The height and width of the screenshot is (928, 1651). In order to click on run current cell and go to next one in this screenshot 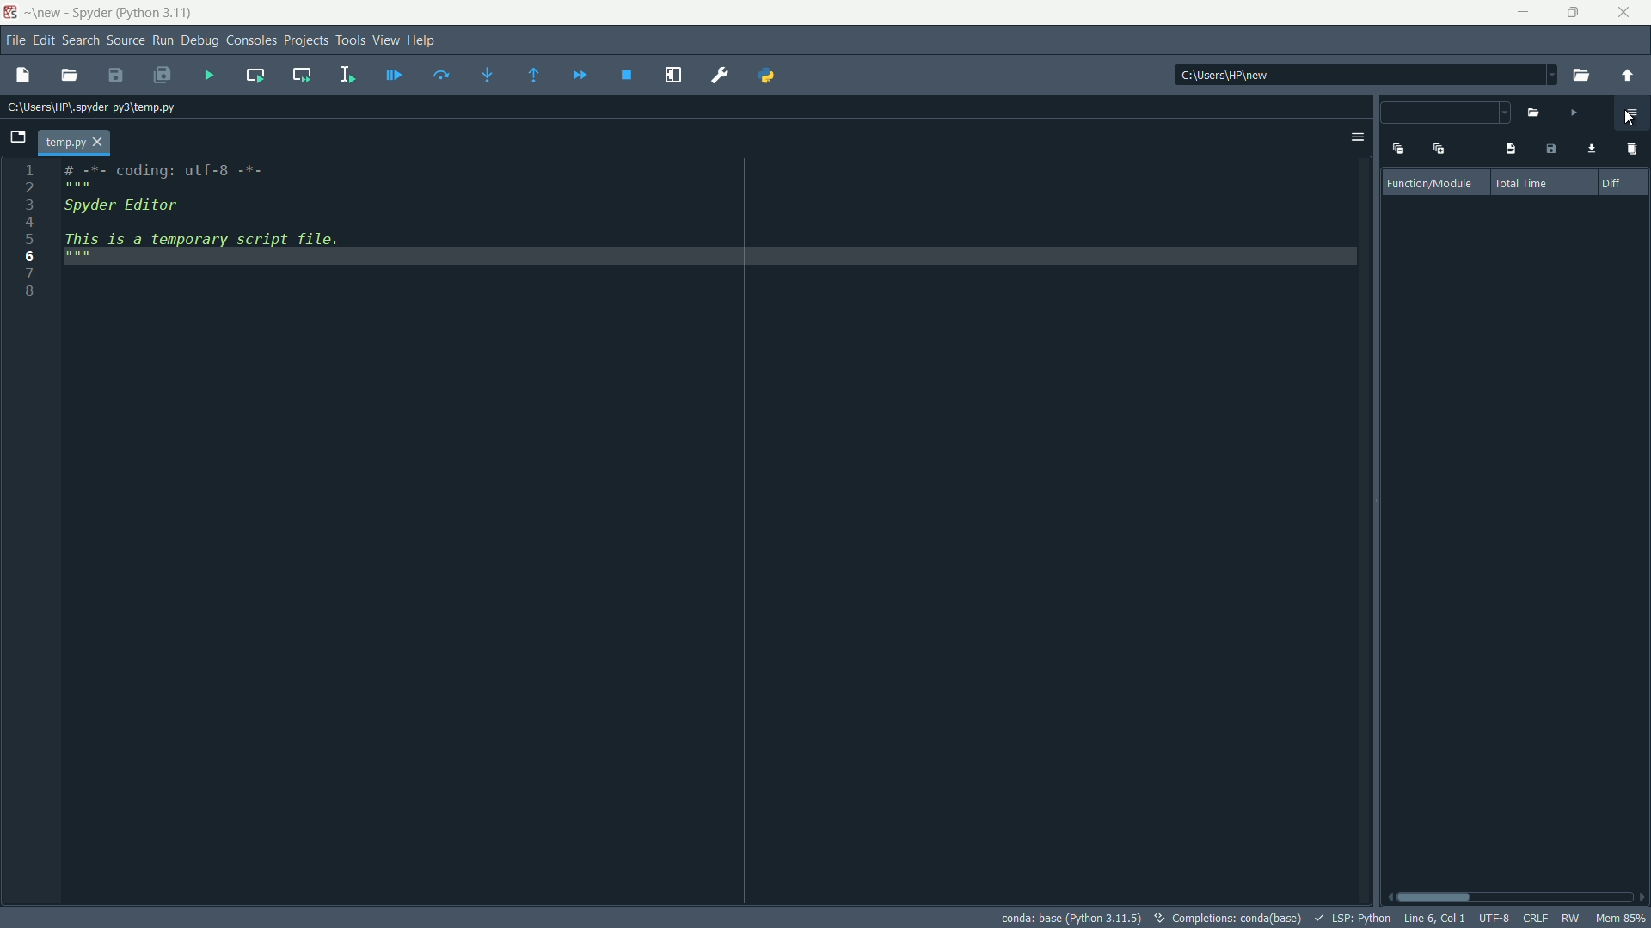, I will do `click(302, 76)`.